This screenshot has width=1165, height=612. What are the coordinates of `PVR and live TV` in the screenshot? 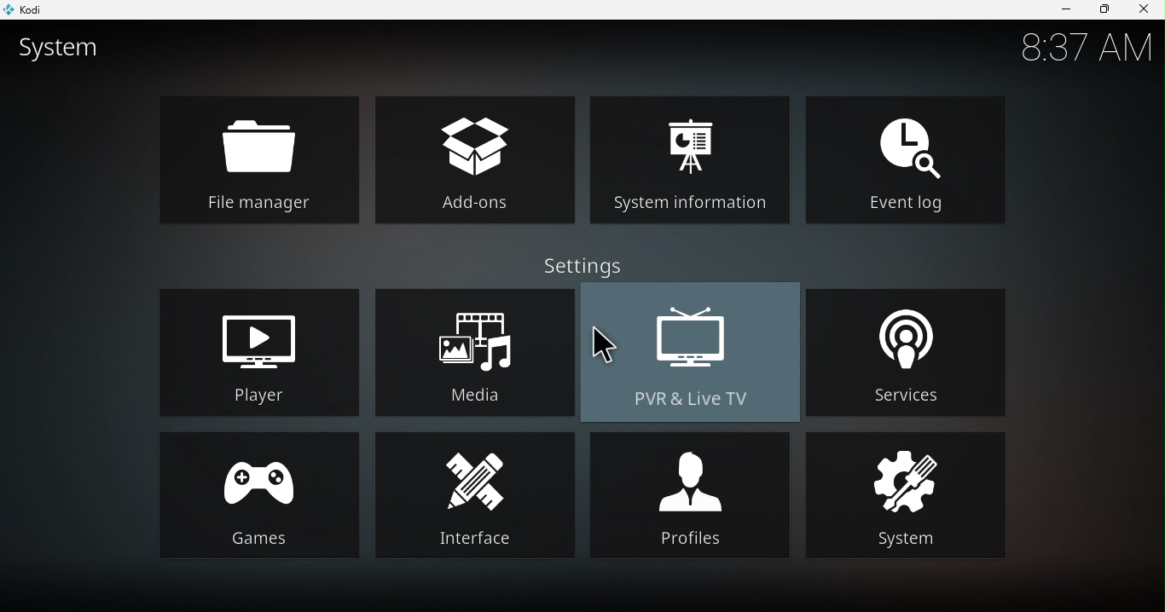 It's located at (693, 351).